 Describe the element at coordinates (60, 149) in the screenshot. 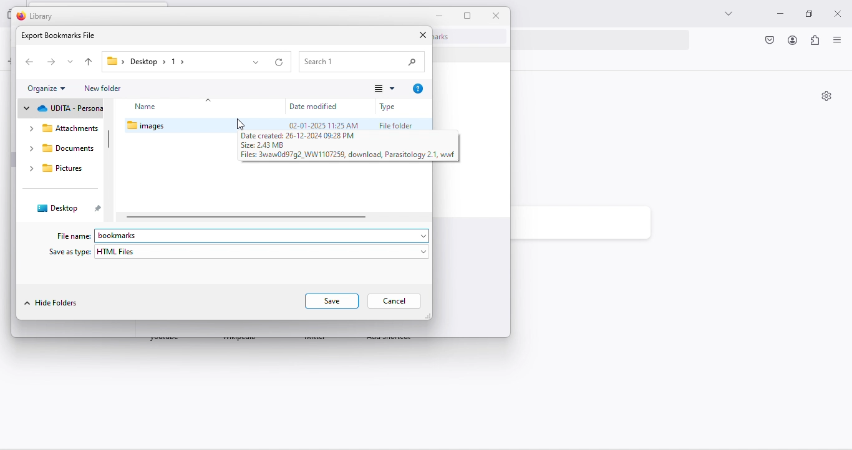

I see `documents` at that location.